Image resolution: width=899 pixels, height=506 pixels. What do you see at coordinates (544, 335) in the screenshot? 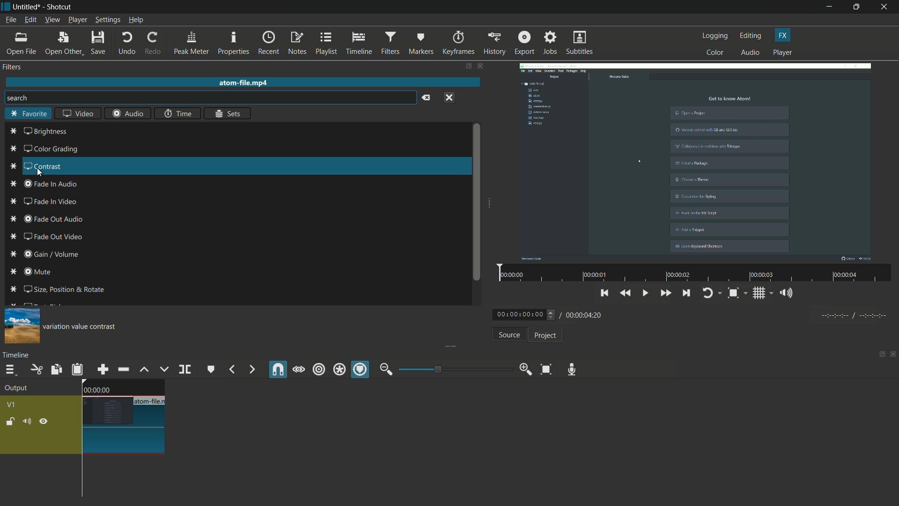
I see `project` at bounding box center [544, 335].